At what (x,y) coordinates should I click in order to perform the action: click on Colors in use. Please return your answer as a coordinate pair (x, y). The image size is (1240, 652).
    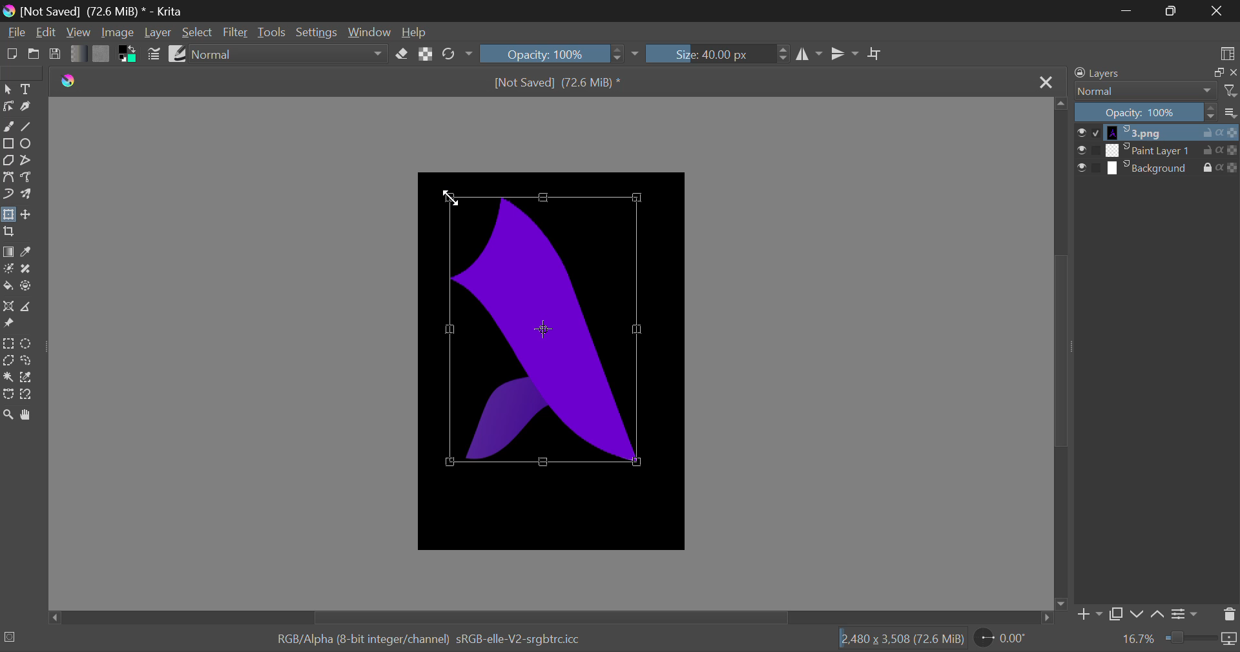
    Looking at the image, I should click on (129, 54).